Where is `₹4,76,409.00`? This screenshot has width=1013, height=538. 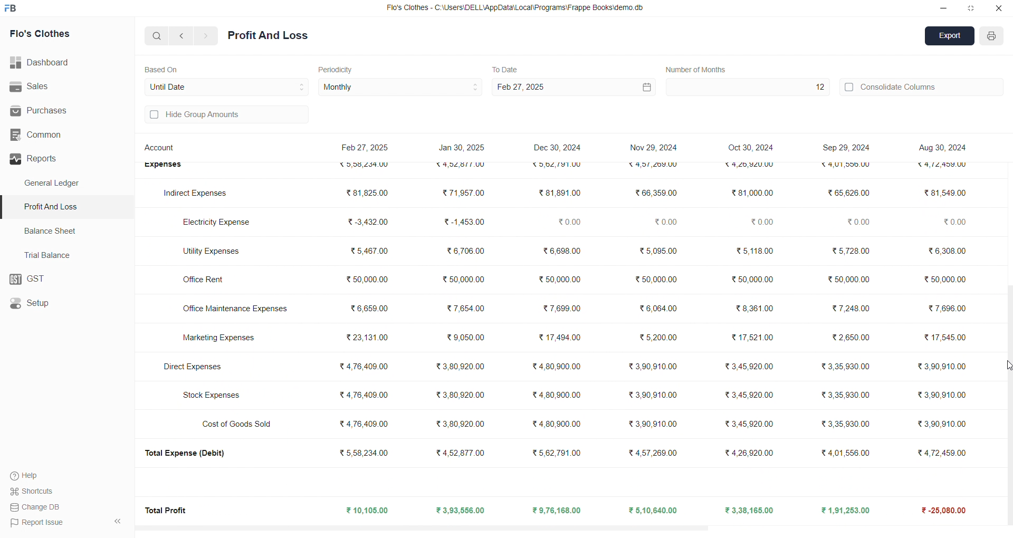 ₹4,76,409.00 is located at coordinates (364, 367).